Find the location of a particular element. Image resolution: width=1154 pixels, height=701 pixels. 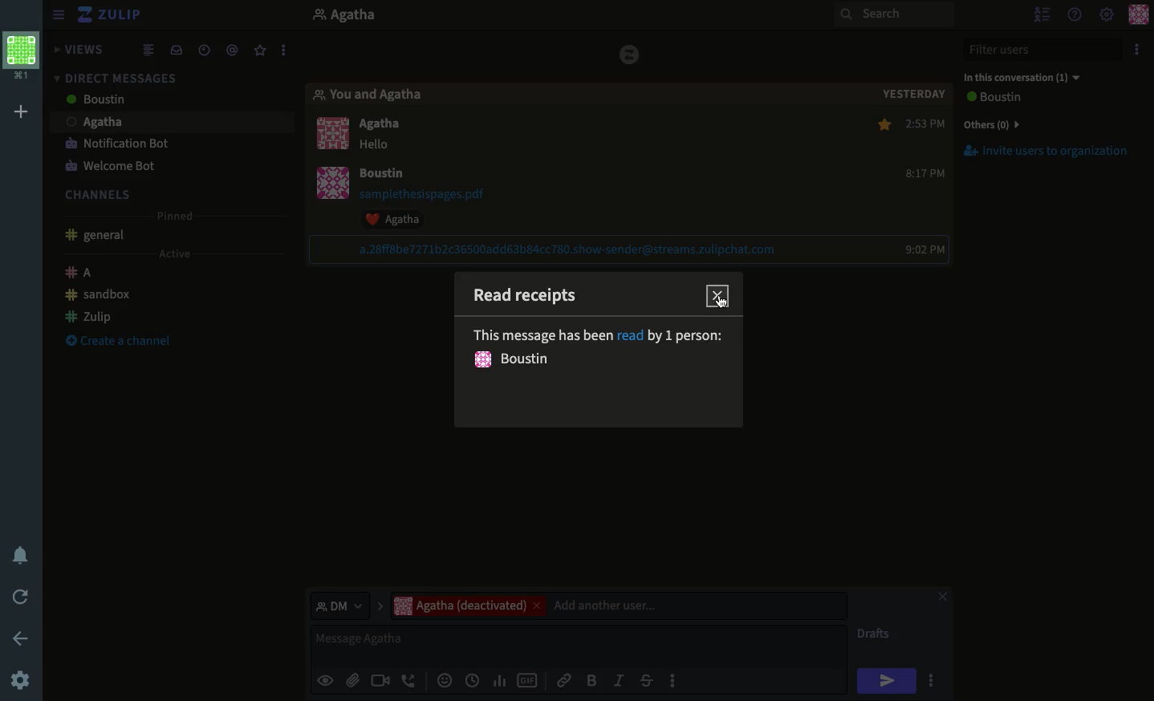

Notification is located at coordinates (23, 555).